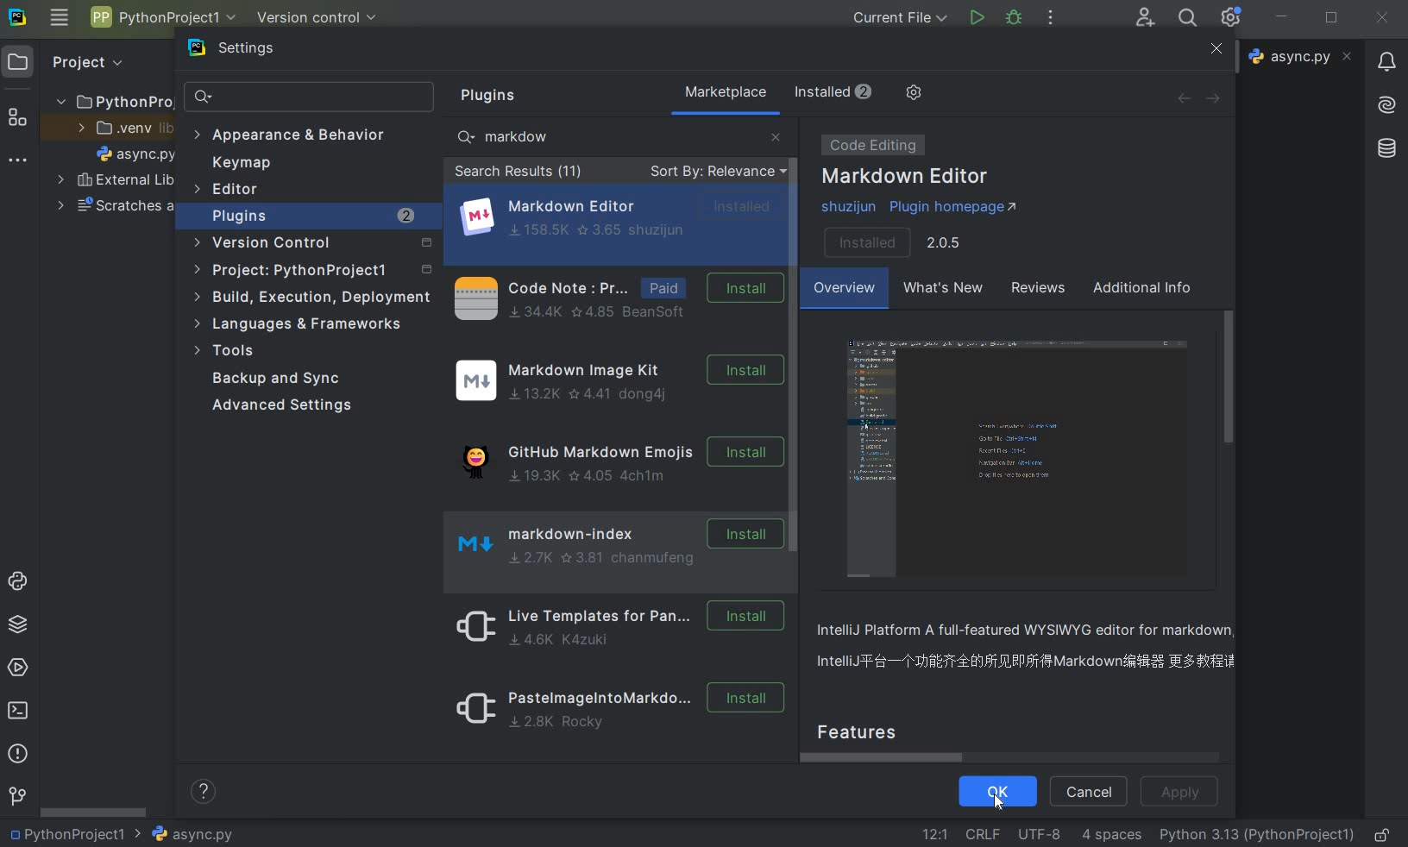 The height and width of the screenshot is (847, 1408). What do you see at coordinates (1189, 17) in the screenshot?
I see `search everywhere` at bounding box center [1189, 17].